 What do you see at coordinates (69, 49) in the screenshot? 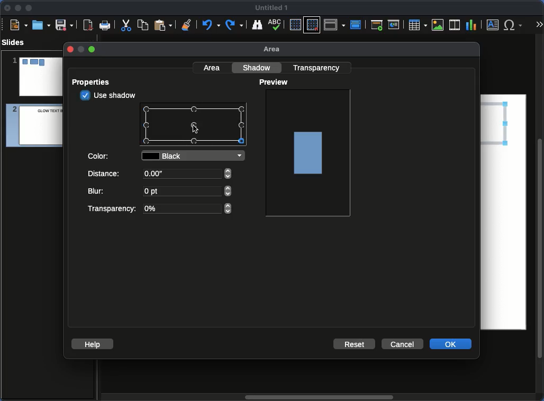
I see `close` at bounding box center [69, 49].